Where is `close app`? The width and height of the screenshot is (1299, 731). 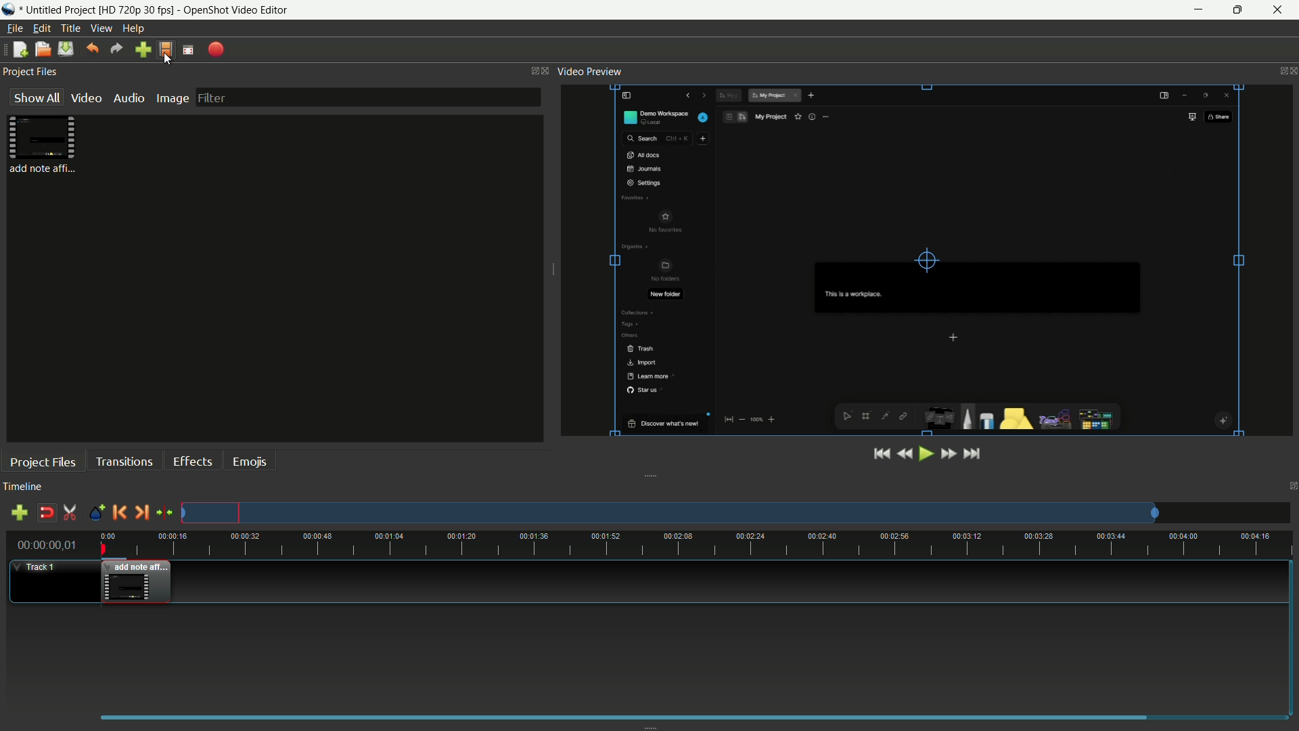 close app is located at coordinates (1282, 10).